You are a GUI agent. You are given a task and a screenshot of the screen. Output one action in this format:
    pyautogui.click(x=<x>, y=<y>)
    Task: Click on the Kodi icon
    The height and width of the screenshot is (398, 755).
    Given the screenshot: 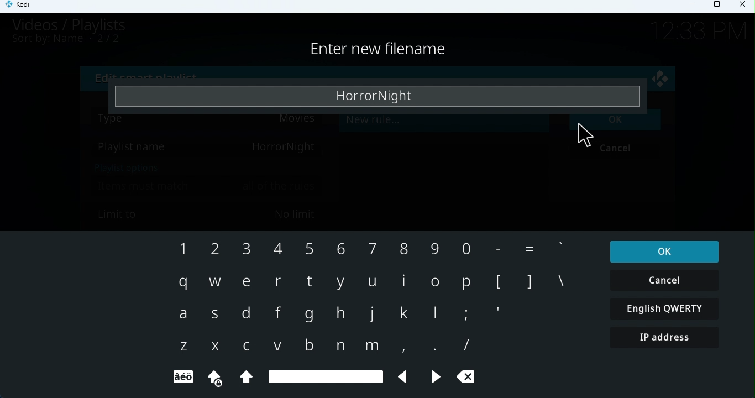 What is the action you would take?
    pyautogui.click(x=22, y=7)
    